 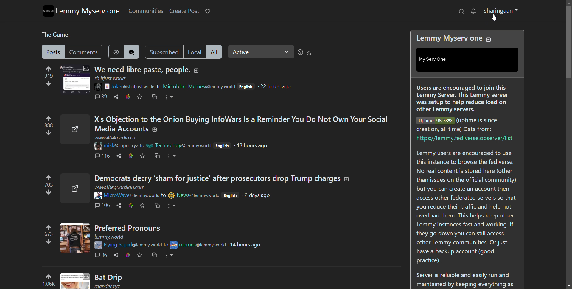 What do you see at coordinates (489, 40) in the screenshot?
I see `collapse` at bounding box center [489, 40].